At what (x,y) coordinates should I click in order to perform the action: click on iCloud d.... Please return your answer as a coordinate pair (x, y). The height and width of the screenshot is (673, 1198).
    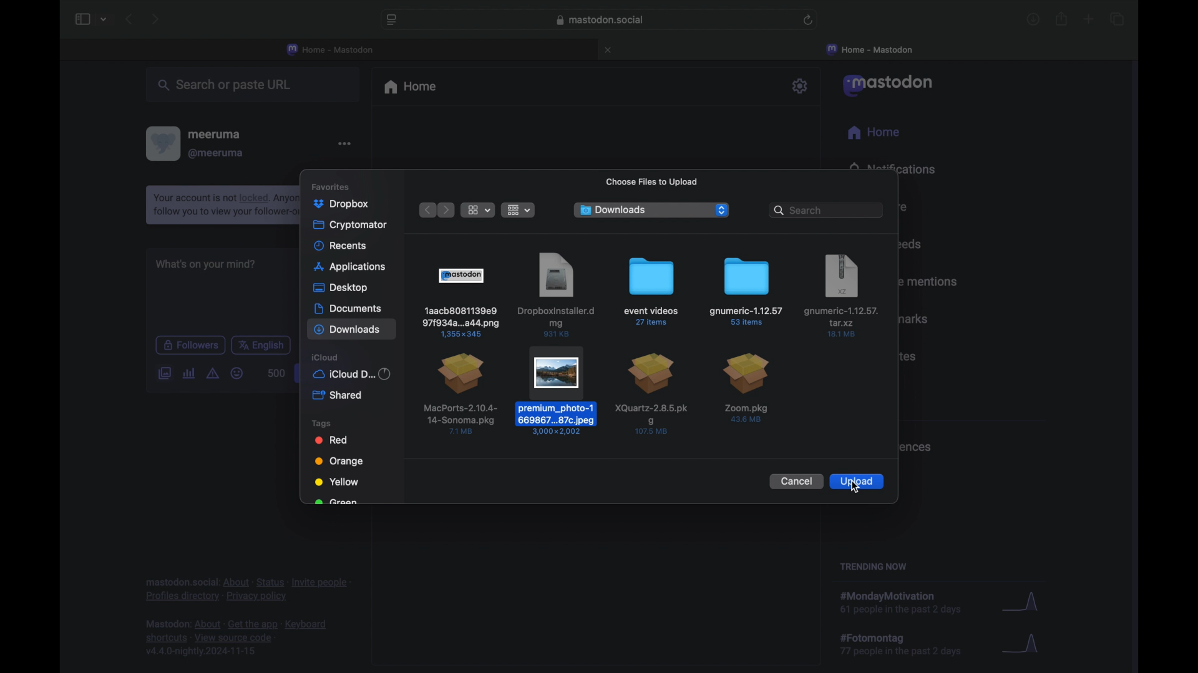
    Looking at the image, I should click on (353, 374).